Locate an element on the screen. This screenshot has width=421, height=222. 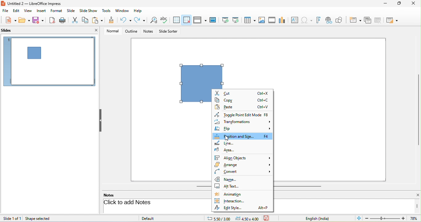
arrange is located at coordinates (243, 165).